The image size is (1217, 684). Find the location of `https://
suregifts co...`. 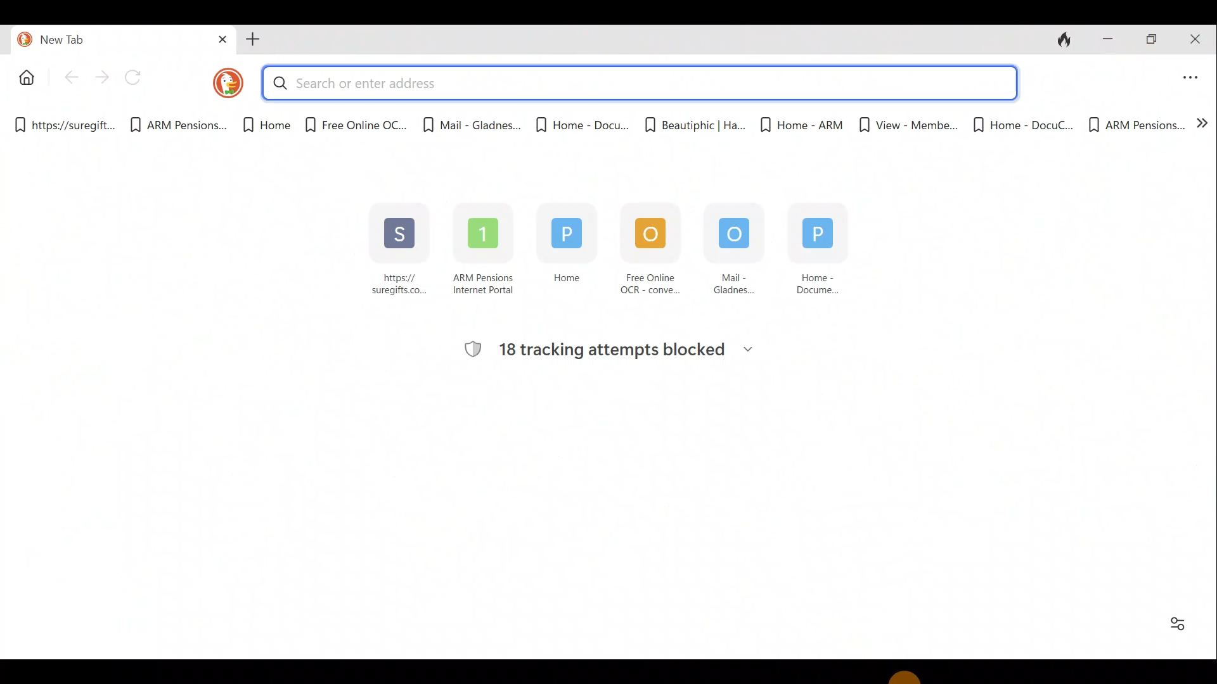

https://
suregifts co... is located at coordinates (392, 251).